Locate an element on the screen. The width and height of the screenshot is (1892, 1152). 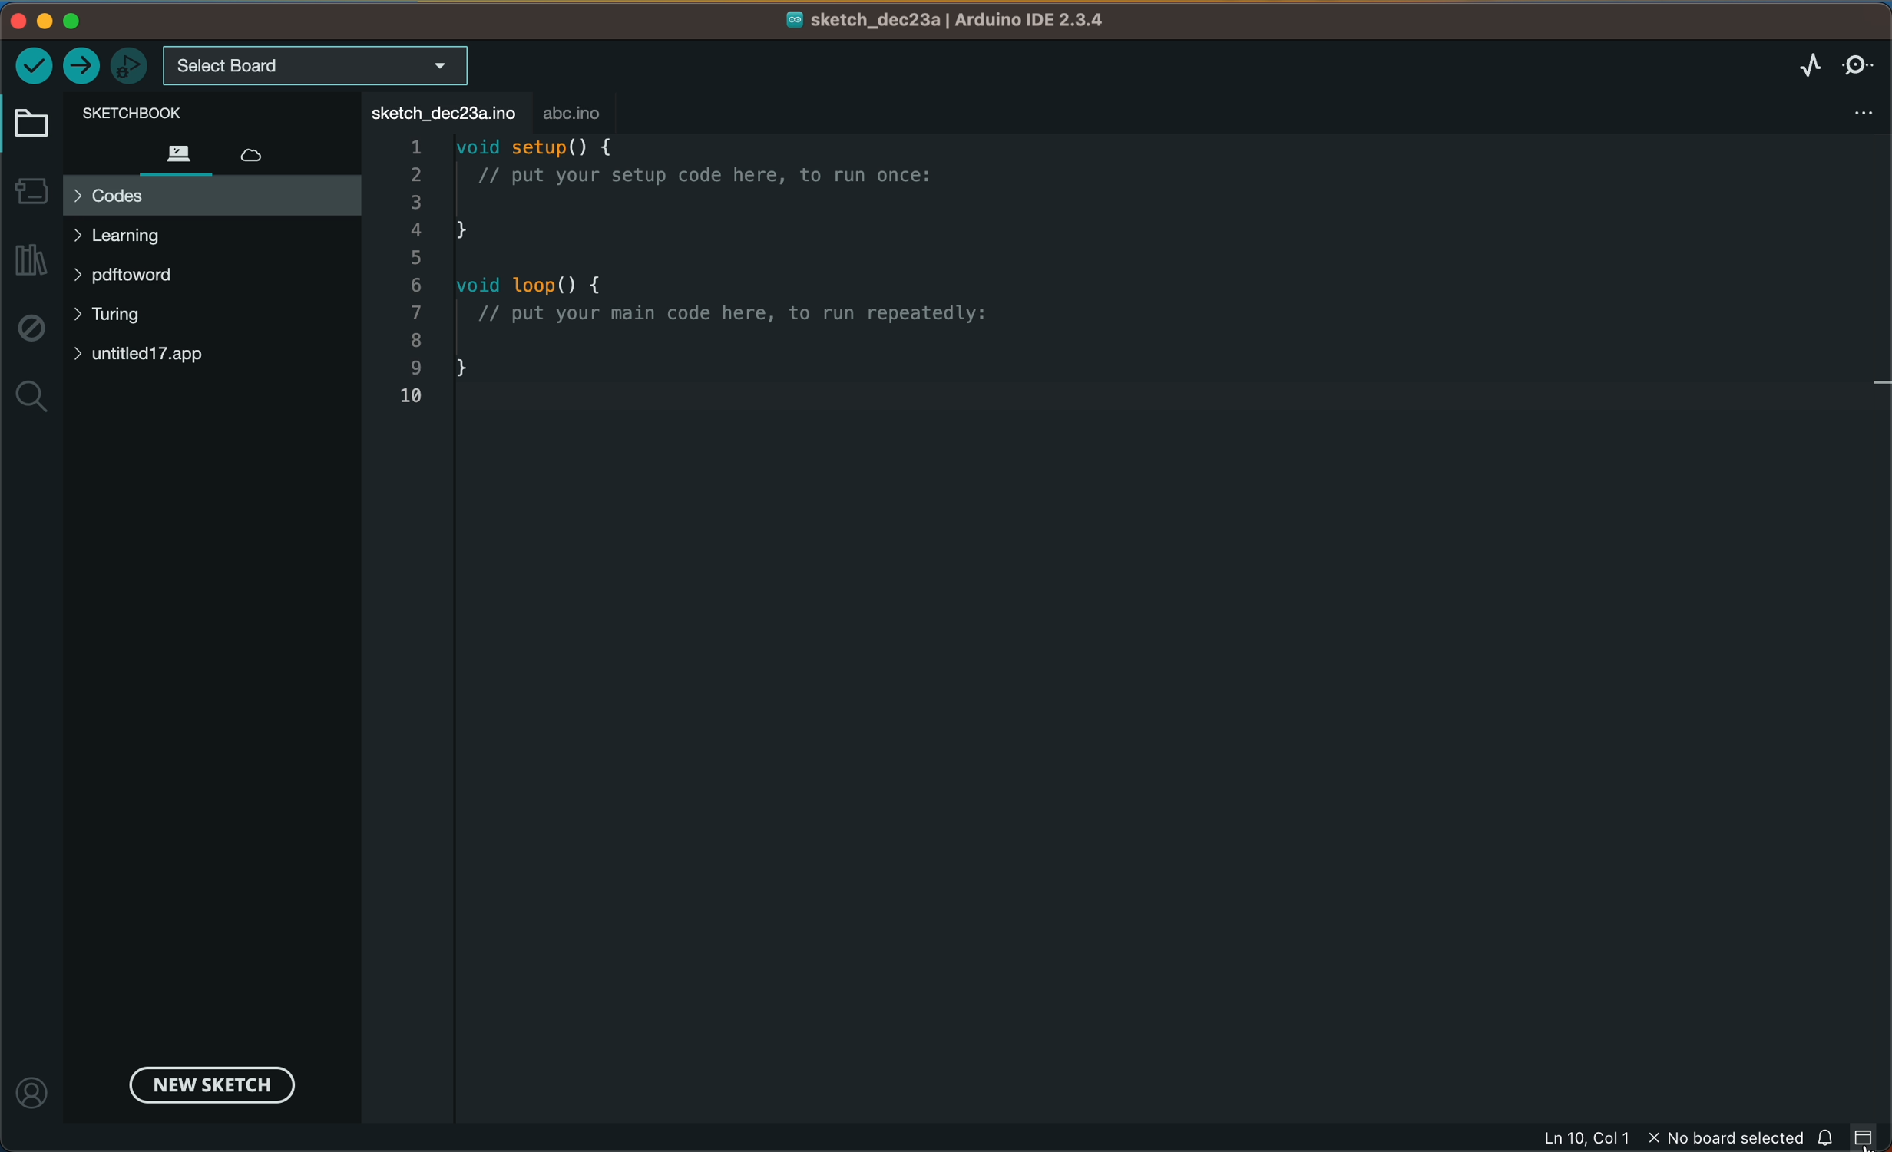
file tab is located at coordinates (440, 112).